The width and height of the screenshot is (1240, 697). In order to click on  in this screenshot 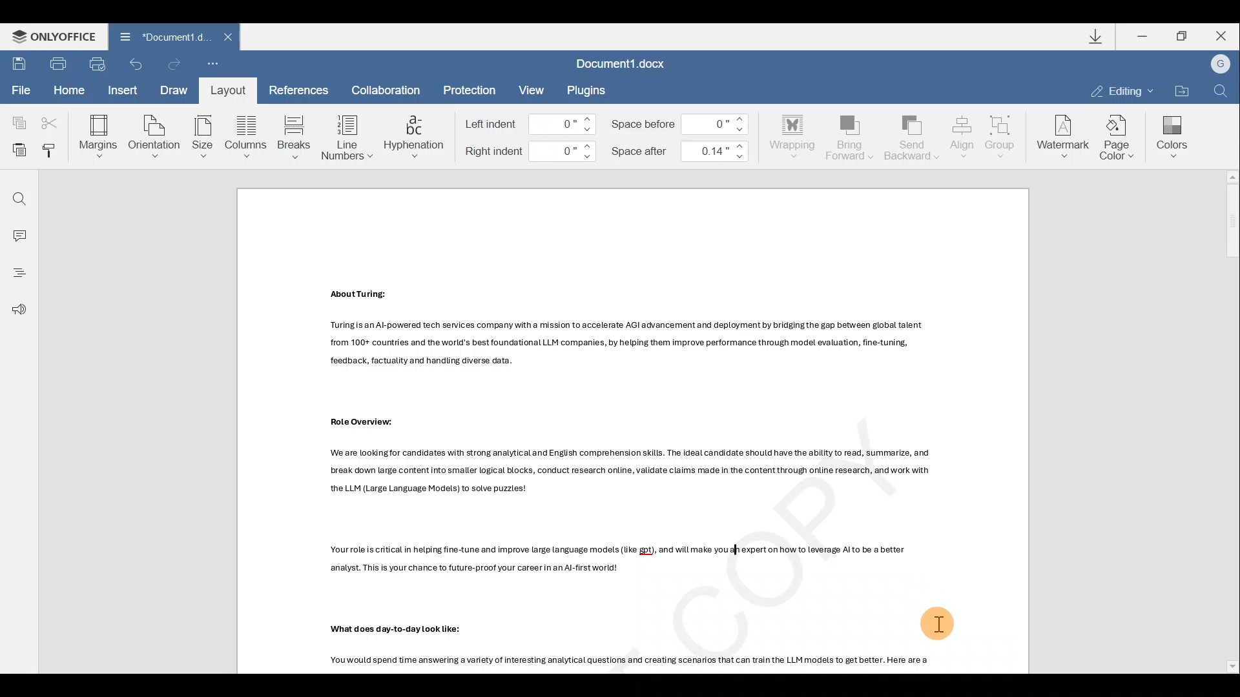, I will do `click(624, 343)`.